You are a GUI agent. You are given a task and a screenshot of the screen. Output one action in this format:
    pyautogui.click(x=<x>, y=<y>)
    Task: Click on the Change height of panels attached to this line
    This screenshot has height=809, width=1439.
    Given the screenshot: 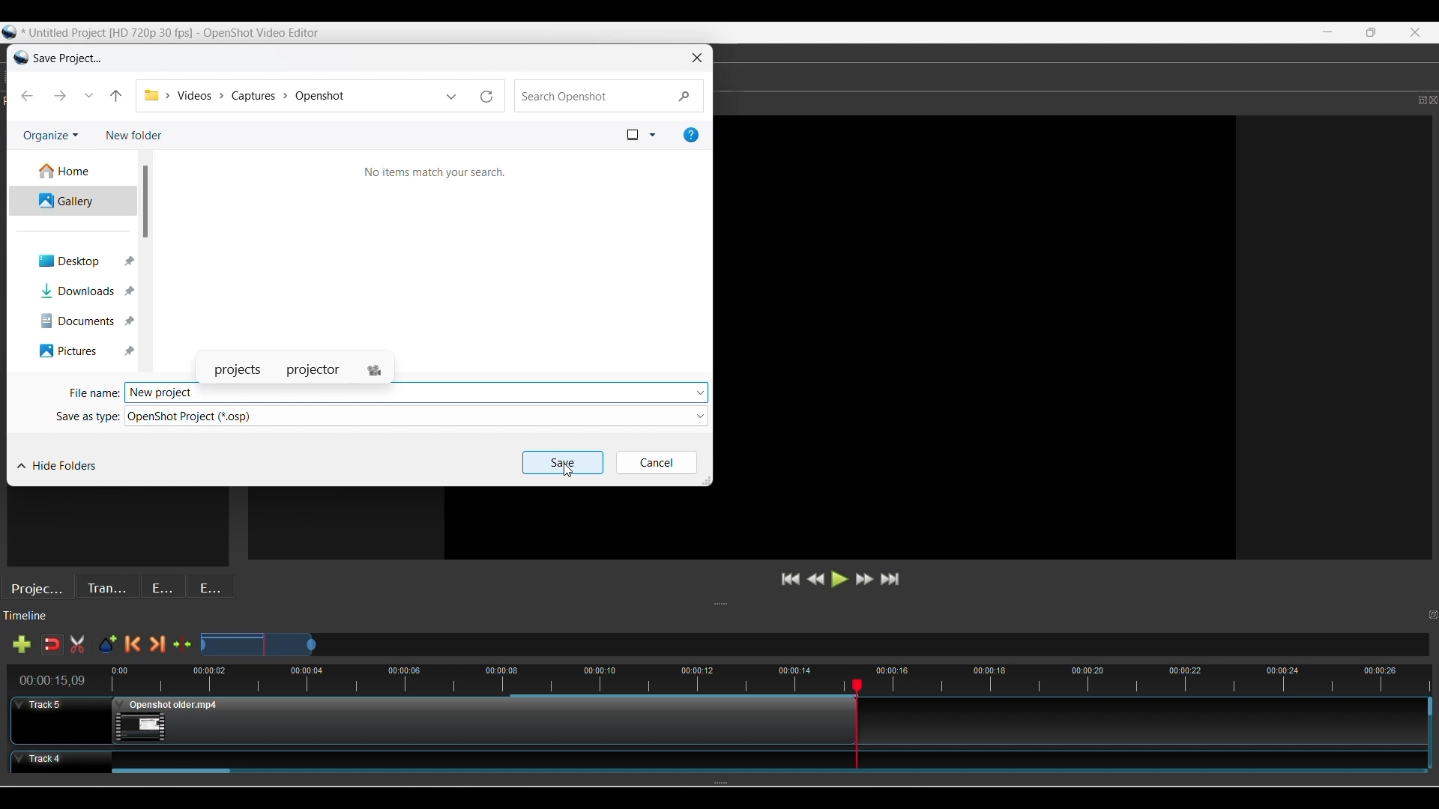 What is the action you would take?
    pyautogui.click(x=789, y=605)
    